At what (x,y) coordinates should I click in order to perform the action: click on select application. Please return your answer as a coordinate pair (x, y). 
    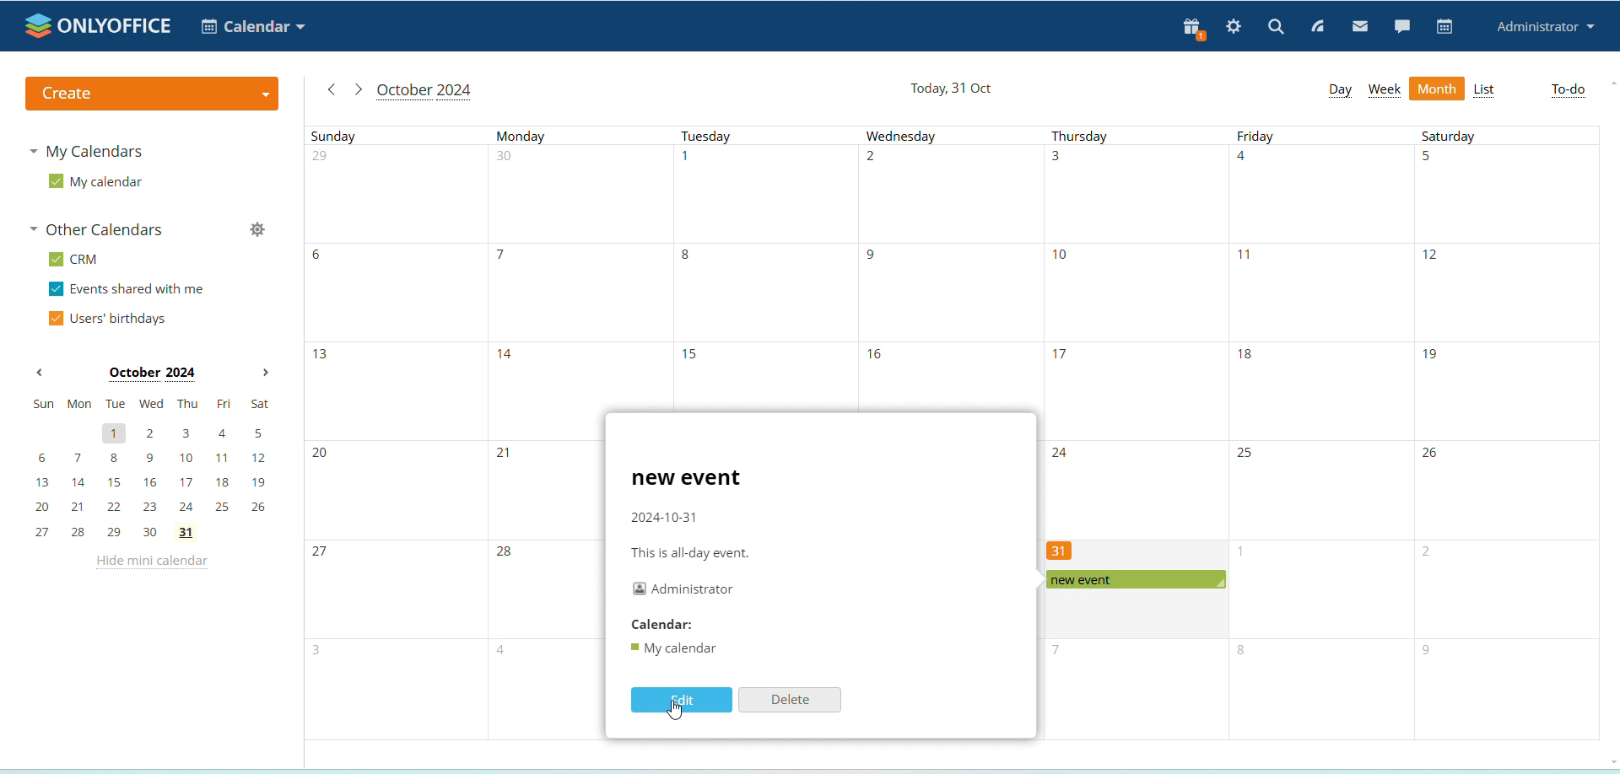
    Looking at the image, I should click on (253, 26).